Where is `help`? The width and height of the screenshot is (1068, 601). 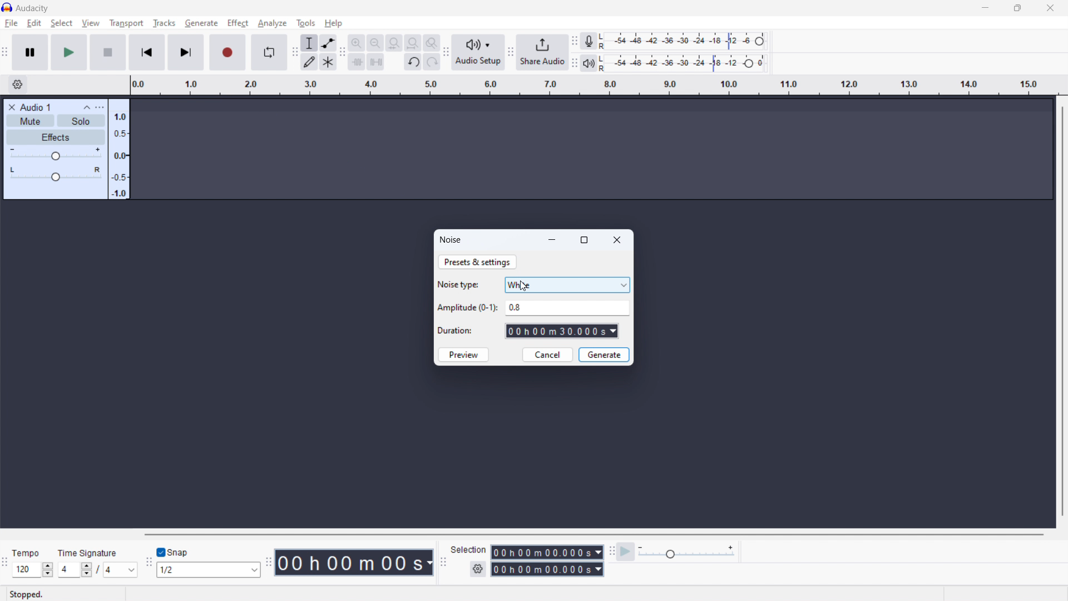
help is located at coordinates (333, 23).